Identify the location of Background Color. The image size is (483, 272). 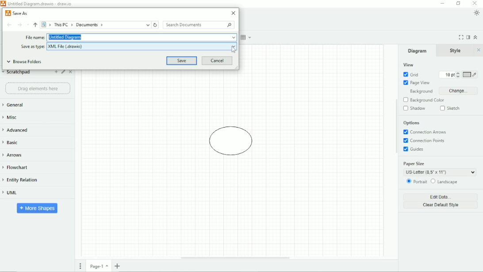
(423, 100).